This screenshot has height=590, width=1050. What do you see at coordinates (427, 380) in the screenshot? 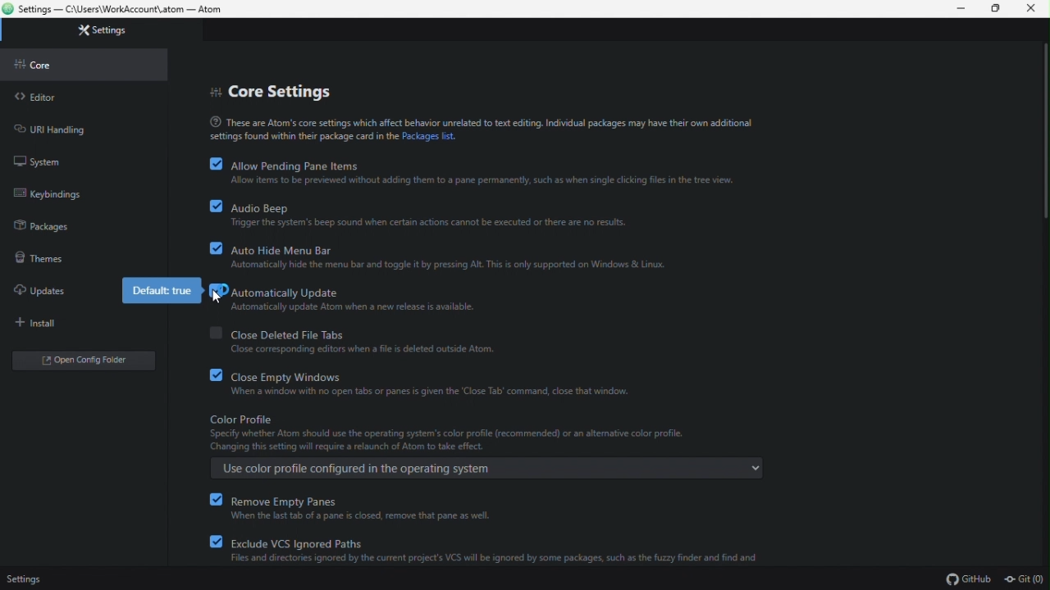
I see `close empty windows` at bounding box center [427, 380].